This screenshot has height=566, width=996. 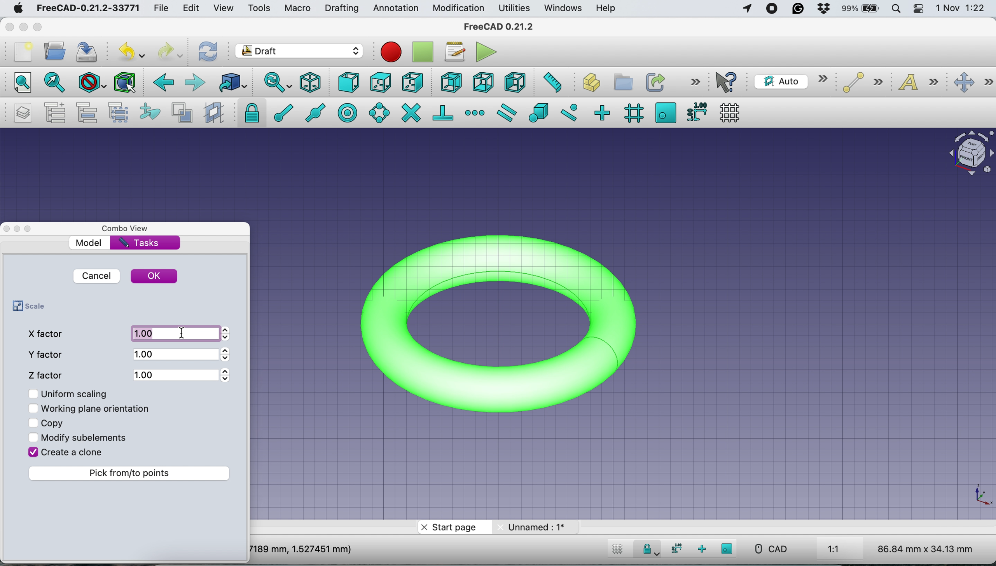 I want to click on working plane orientation, so click(x=99, y=408).